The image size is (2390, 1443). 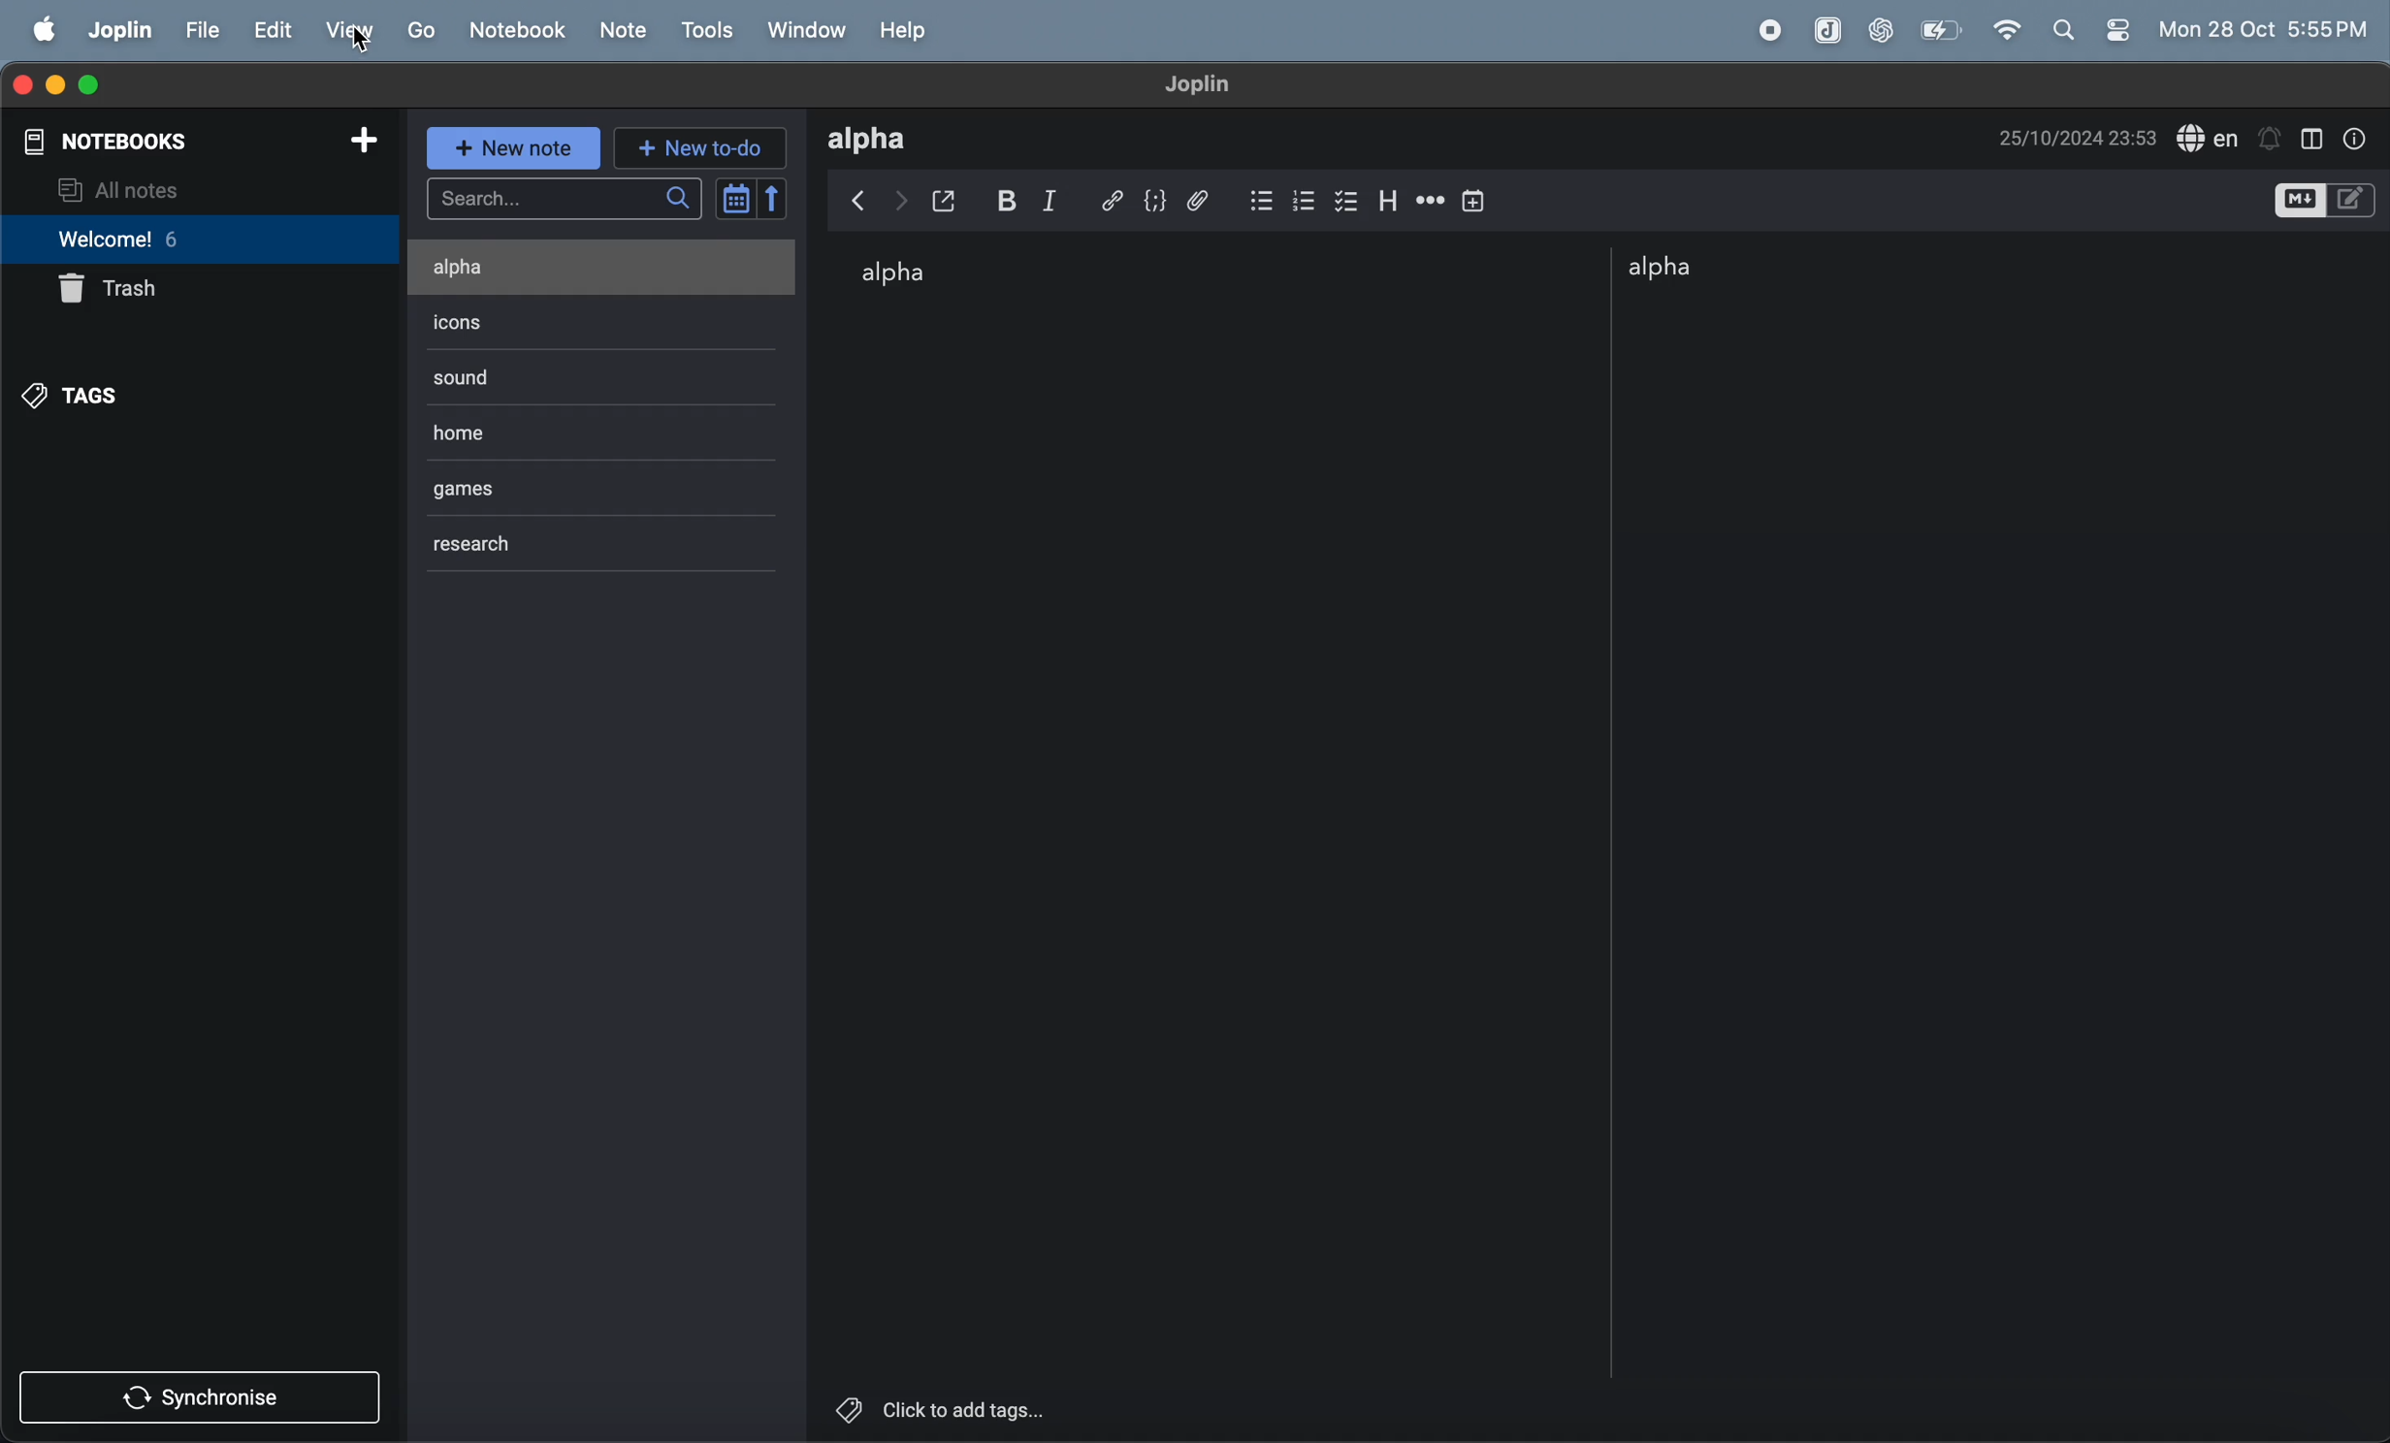 I want to click on edit, so click(x=275, y=30).